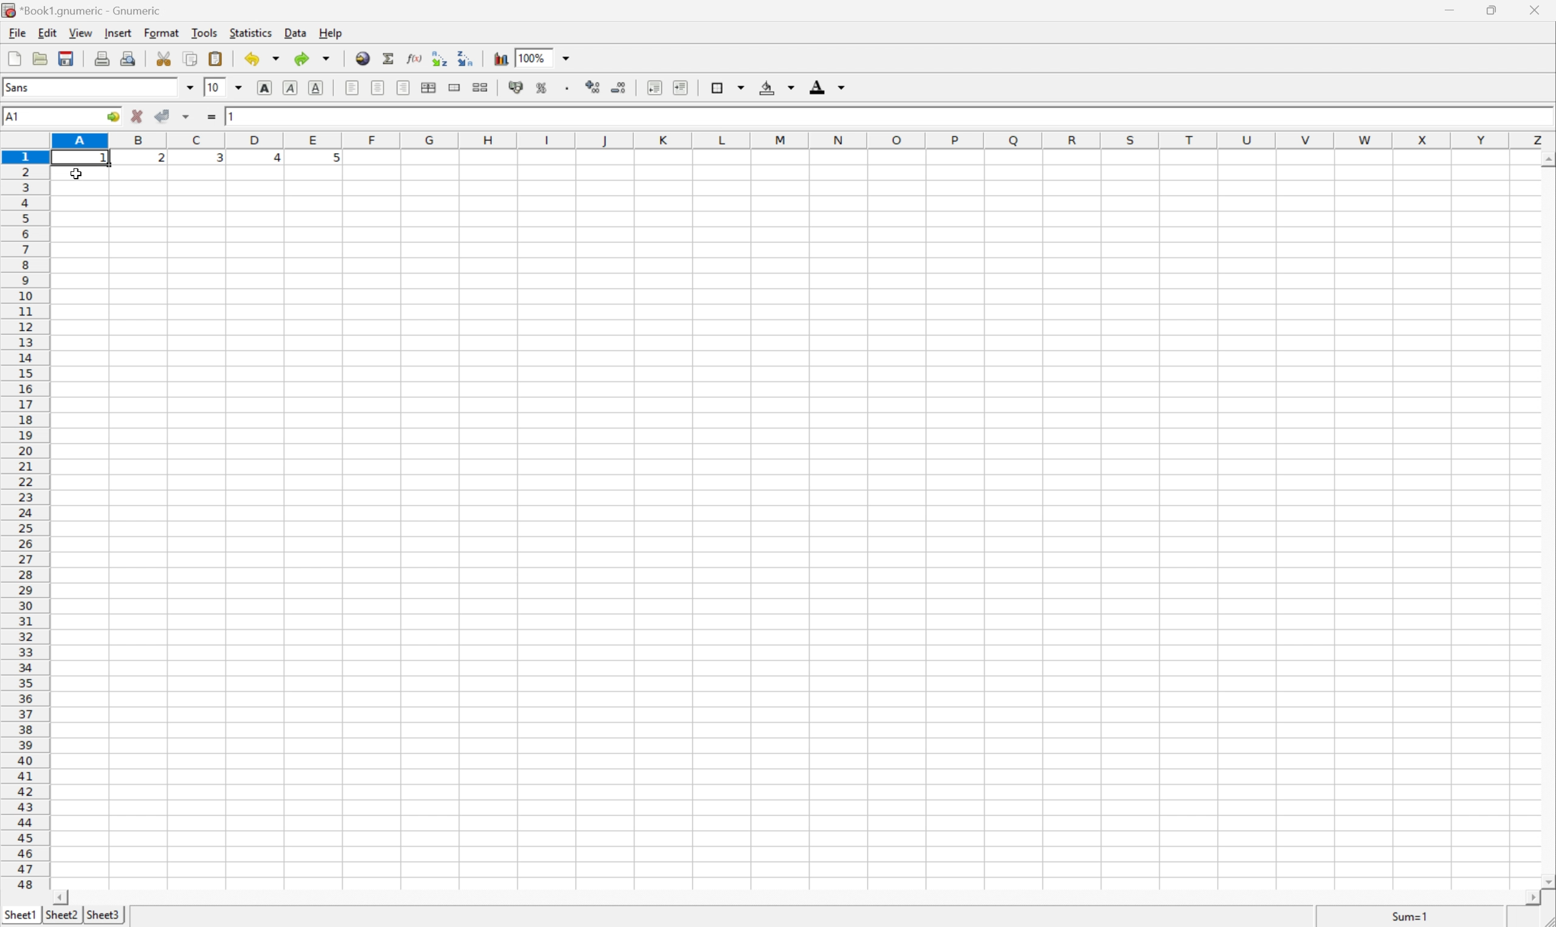  What do you see at coordinates (74, 175) in the screenshot?
I see `cursor` at bounding box center [74, 175].